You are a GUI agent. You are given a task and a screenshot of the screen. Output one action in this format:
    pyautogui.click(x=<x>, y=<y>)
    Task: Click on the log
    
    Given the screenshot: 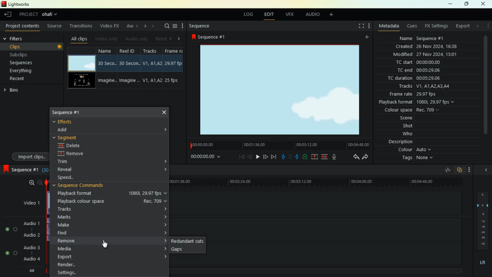 What is the action you would take?
    pyautogui.click(x=246, y=15)
    